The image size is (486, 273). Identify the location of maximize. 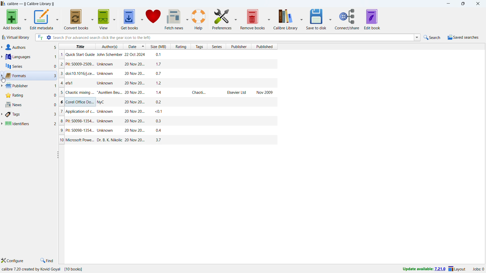
(463, 3).